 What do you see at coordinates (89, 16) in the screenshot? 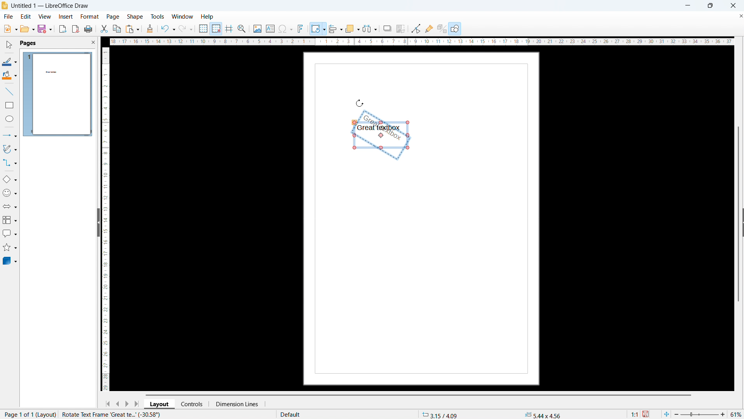
I see `format` at bounding box center [89, 16].